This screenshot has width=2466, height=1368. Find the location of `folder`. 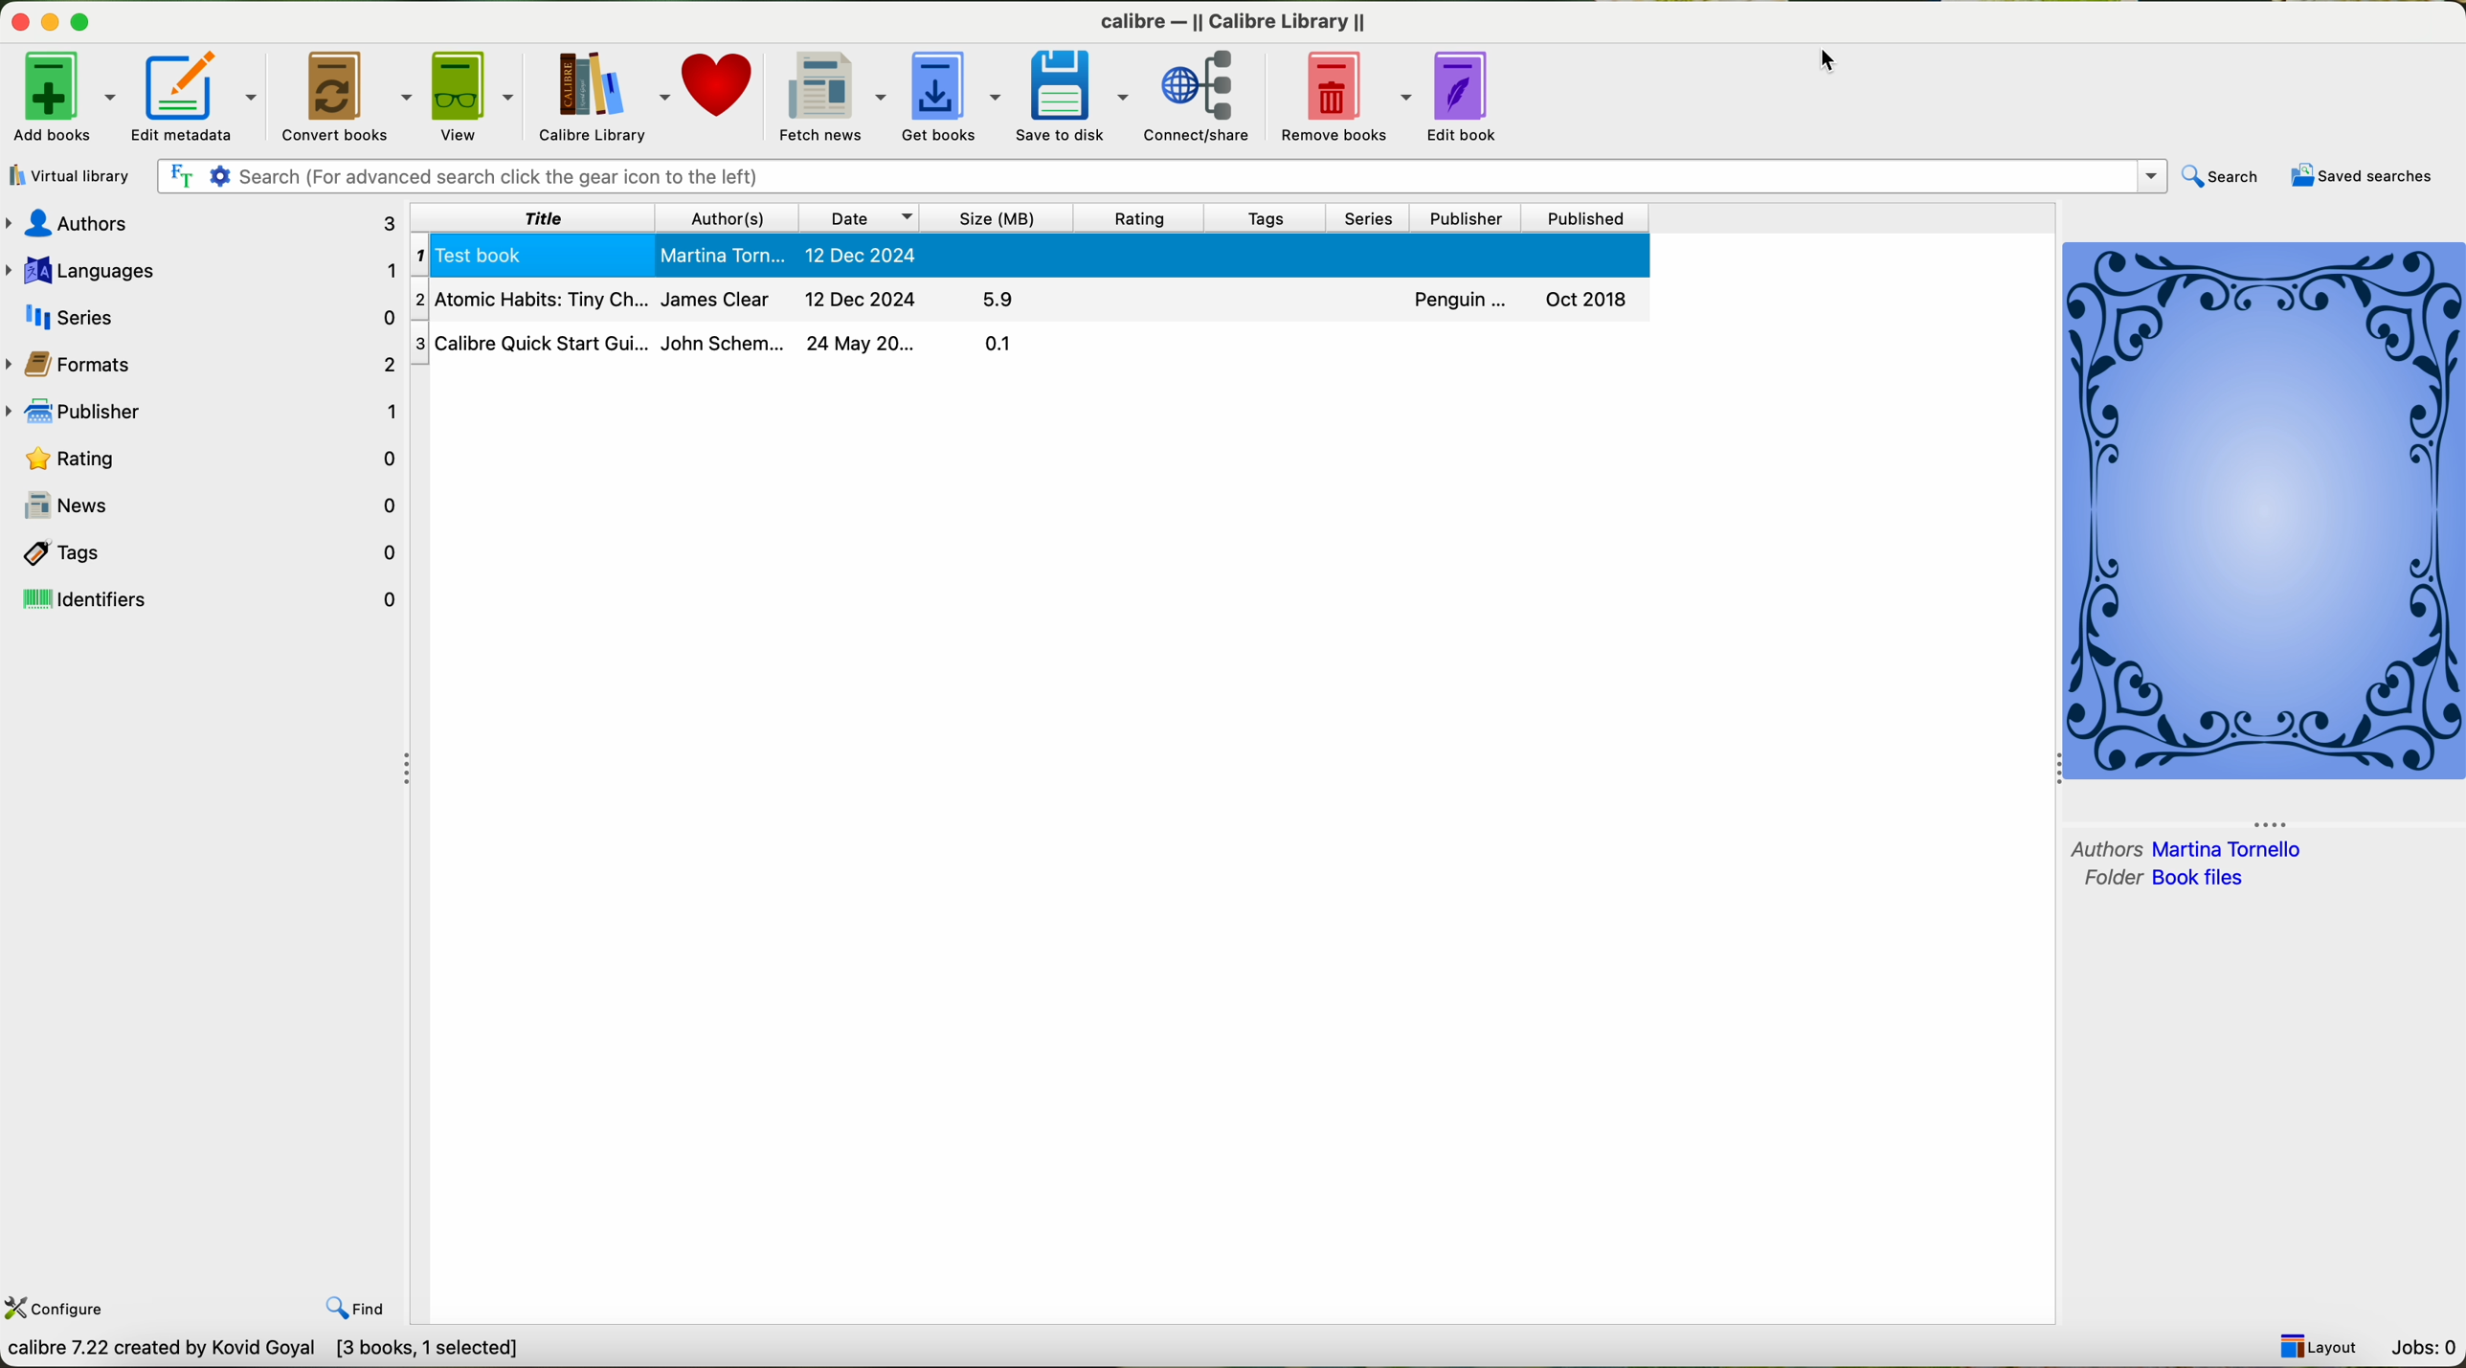

folder is located at coordinates (2163, 886).